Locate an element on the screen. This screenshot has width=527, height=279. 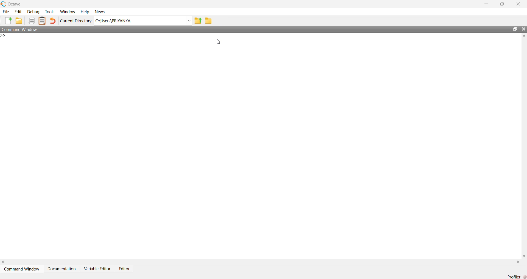
Documentation is located at coordinates (62, 269).